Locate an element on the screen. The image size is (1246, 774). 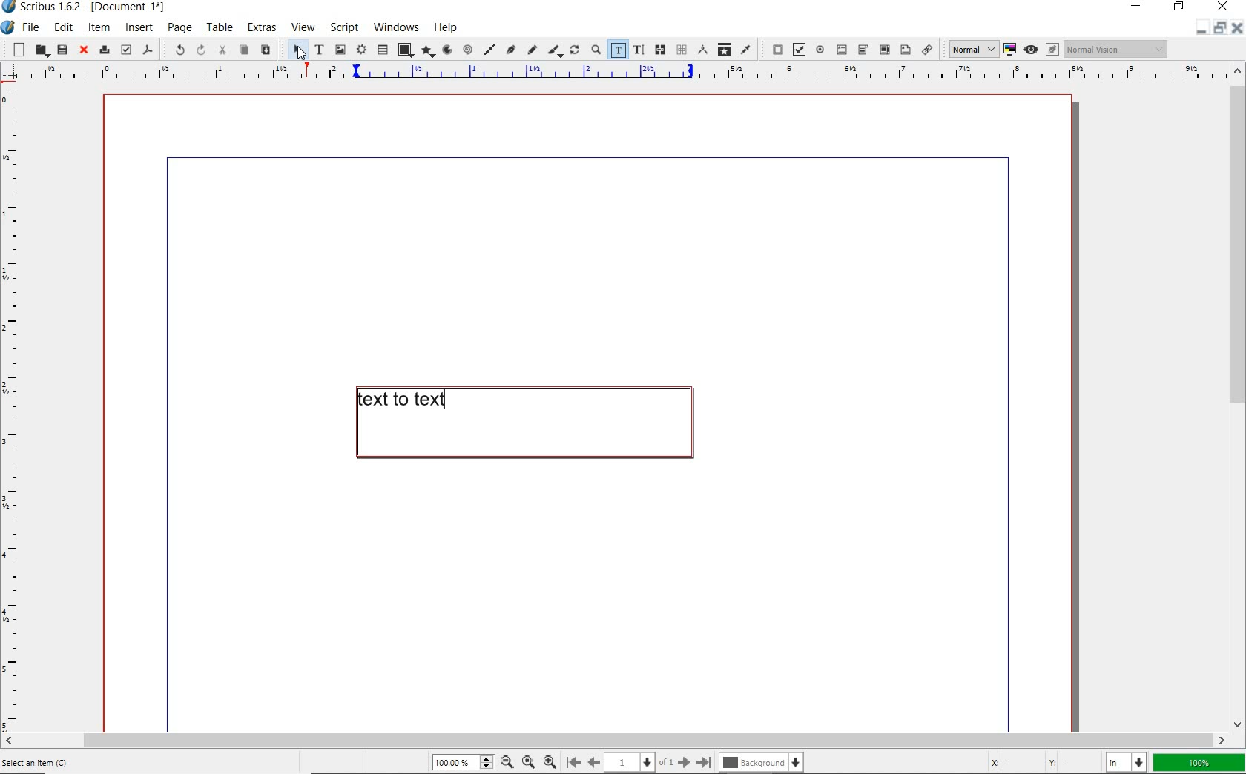
eye dropper is located at coordinates (746, 49).